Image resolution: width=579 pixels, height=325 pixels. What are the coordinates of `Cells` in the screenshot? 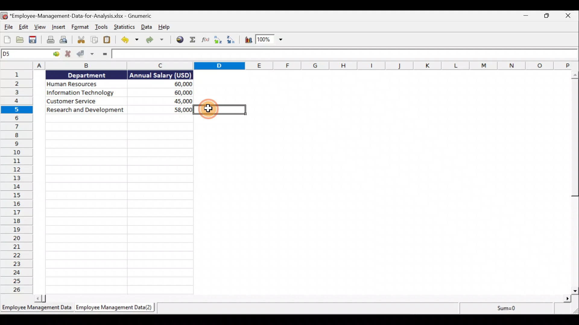 It's located at (118, 205).